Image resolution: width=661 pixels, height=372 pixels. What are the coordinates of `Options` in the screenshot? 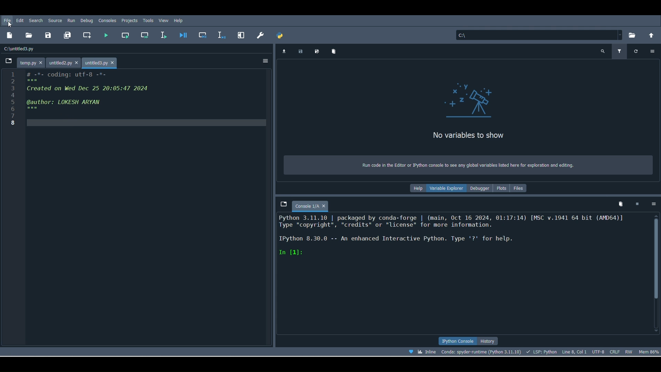 It's located at (264, 60).